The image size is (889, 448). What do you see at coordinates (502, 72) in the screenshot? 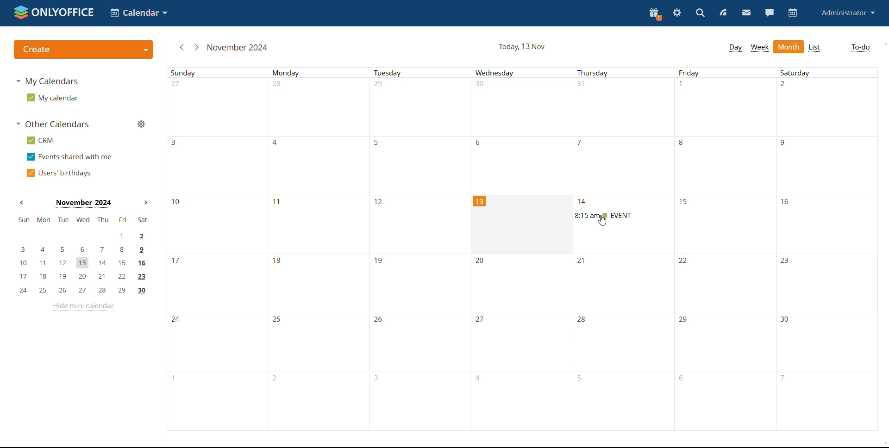
I see `days` at bounding box center [502, 72].